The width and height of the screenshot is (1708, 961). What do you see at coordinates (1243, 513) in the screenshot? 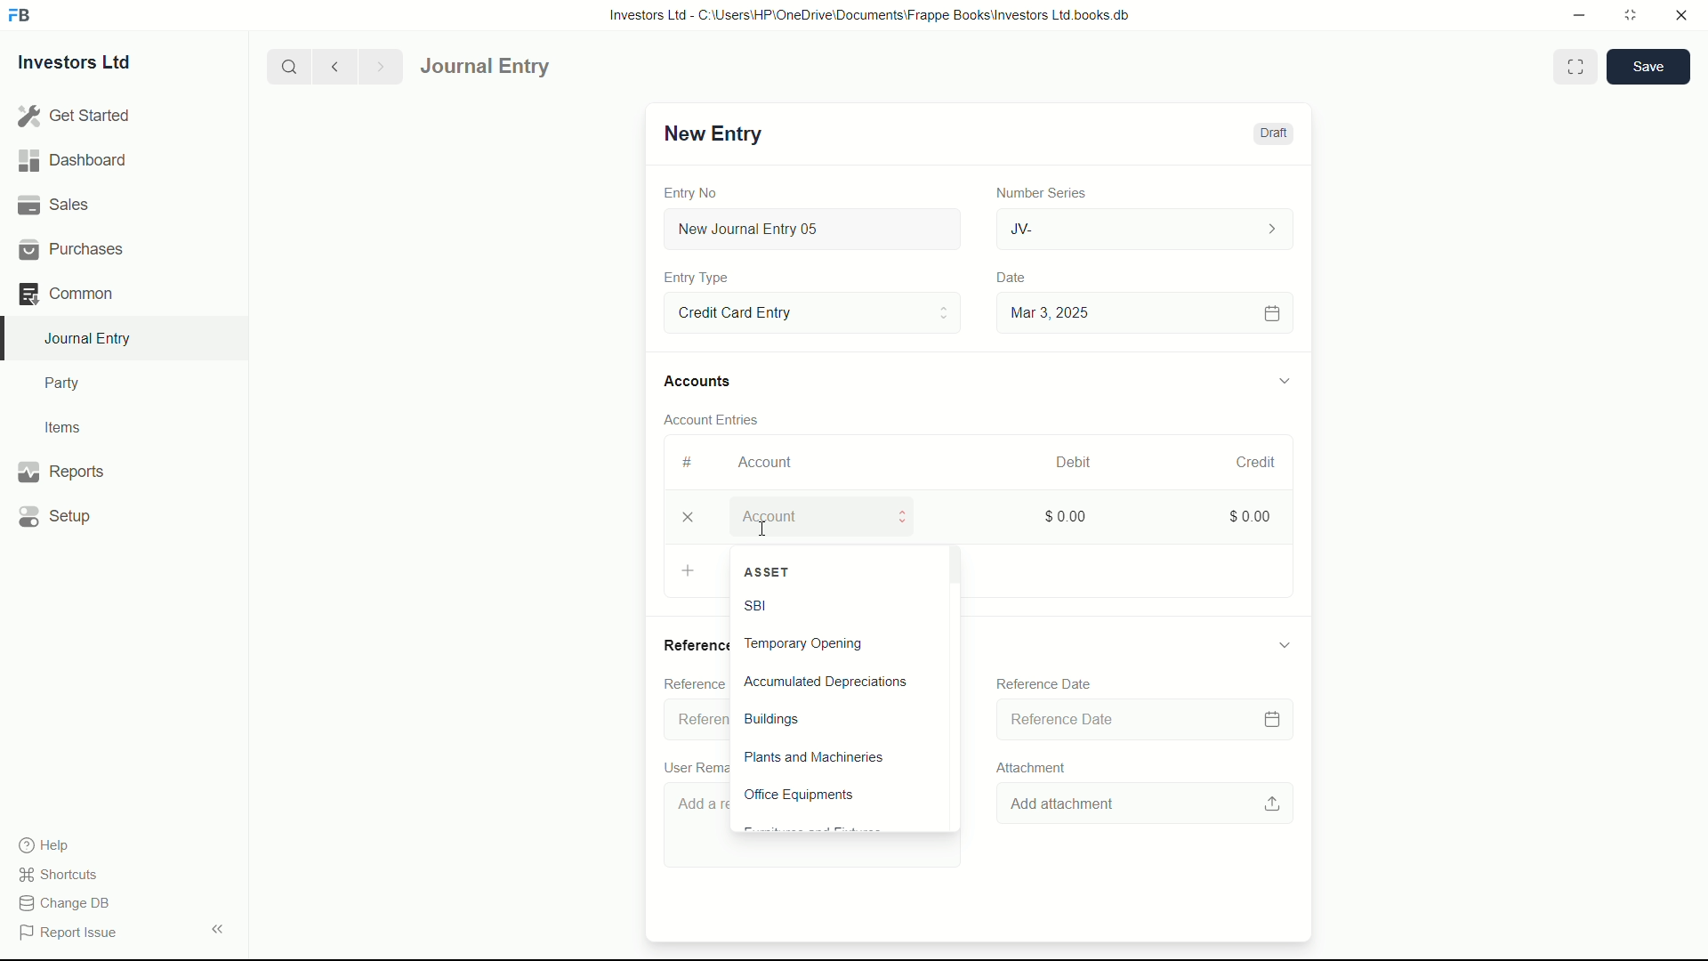
I see `$0.00` at bounding box center [1243, 513].